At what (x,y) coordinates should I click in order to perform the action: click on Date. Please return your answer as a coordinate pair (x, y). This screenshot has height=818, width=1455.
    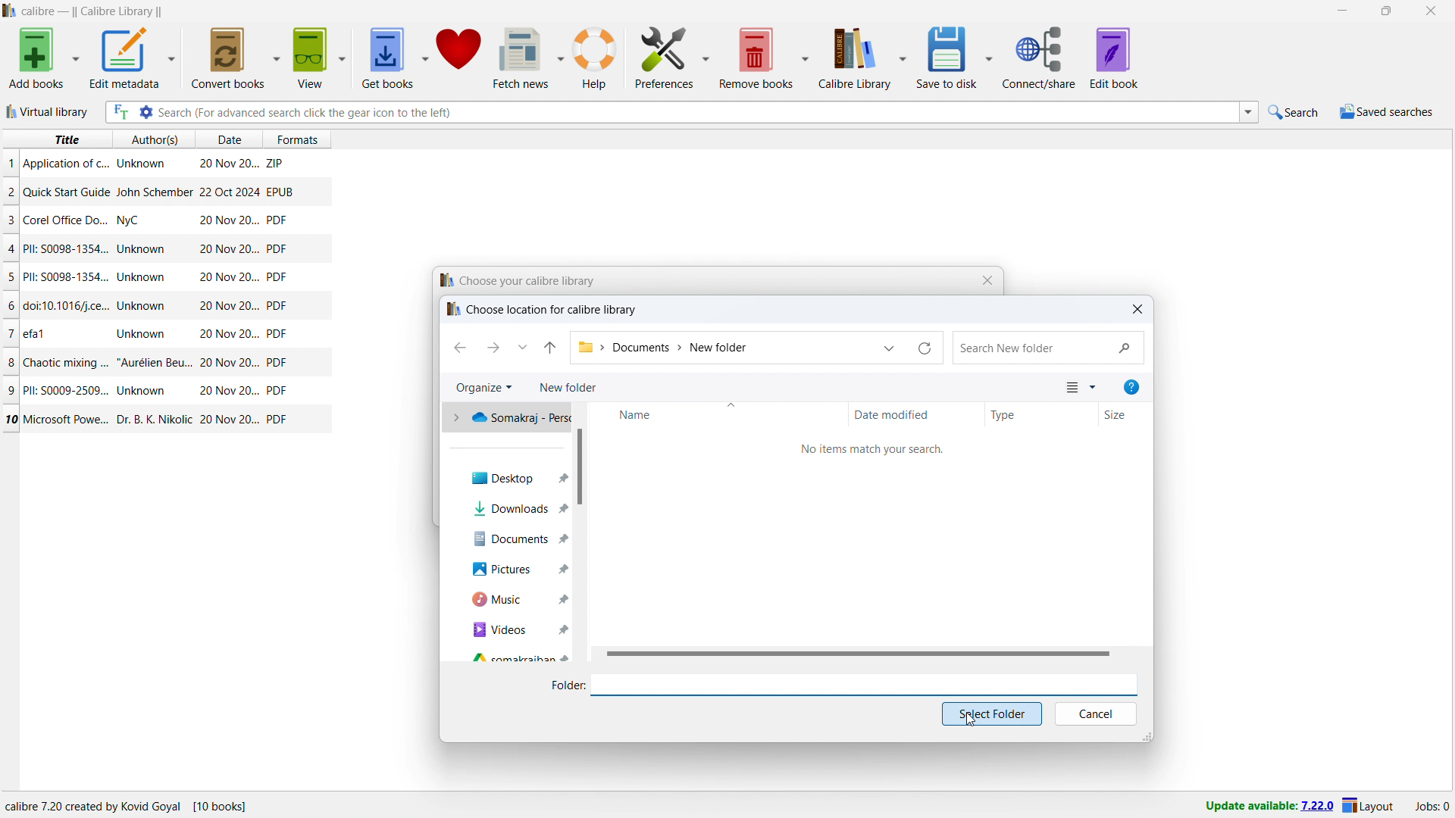
    Looking at the image, I should click on (227, 192).